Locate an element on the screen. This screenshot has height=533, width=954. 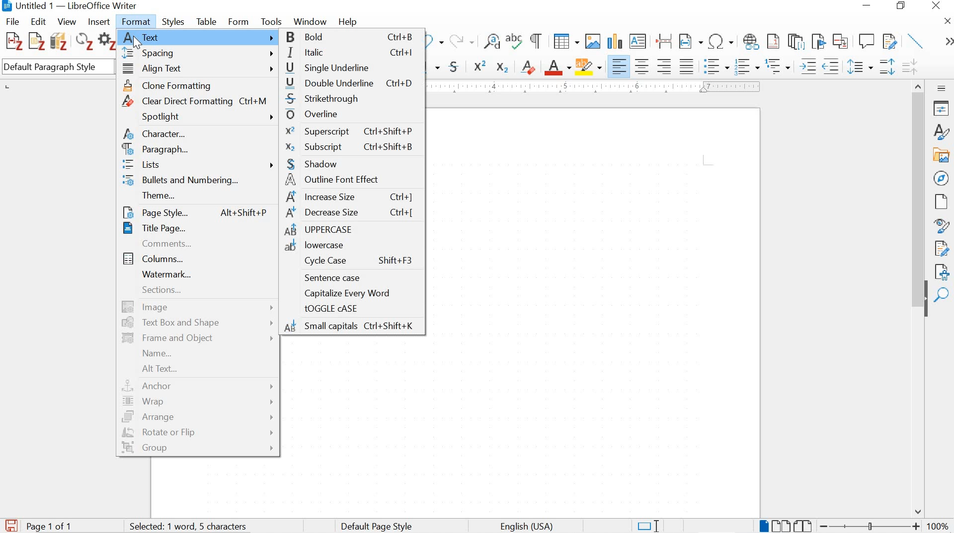
navigator is located at coordinates (941, 177).